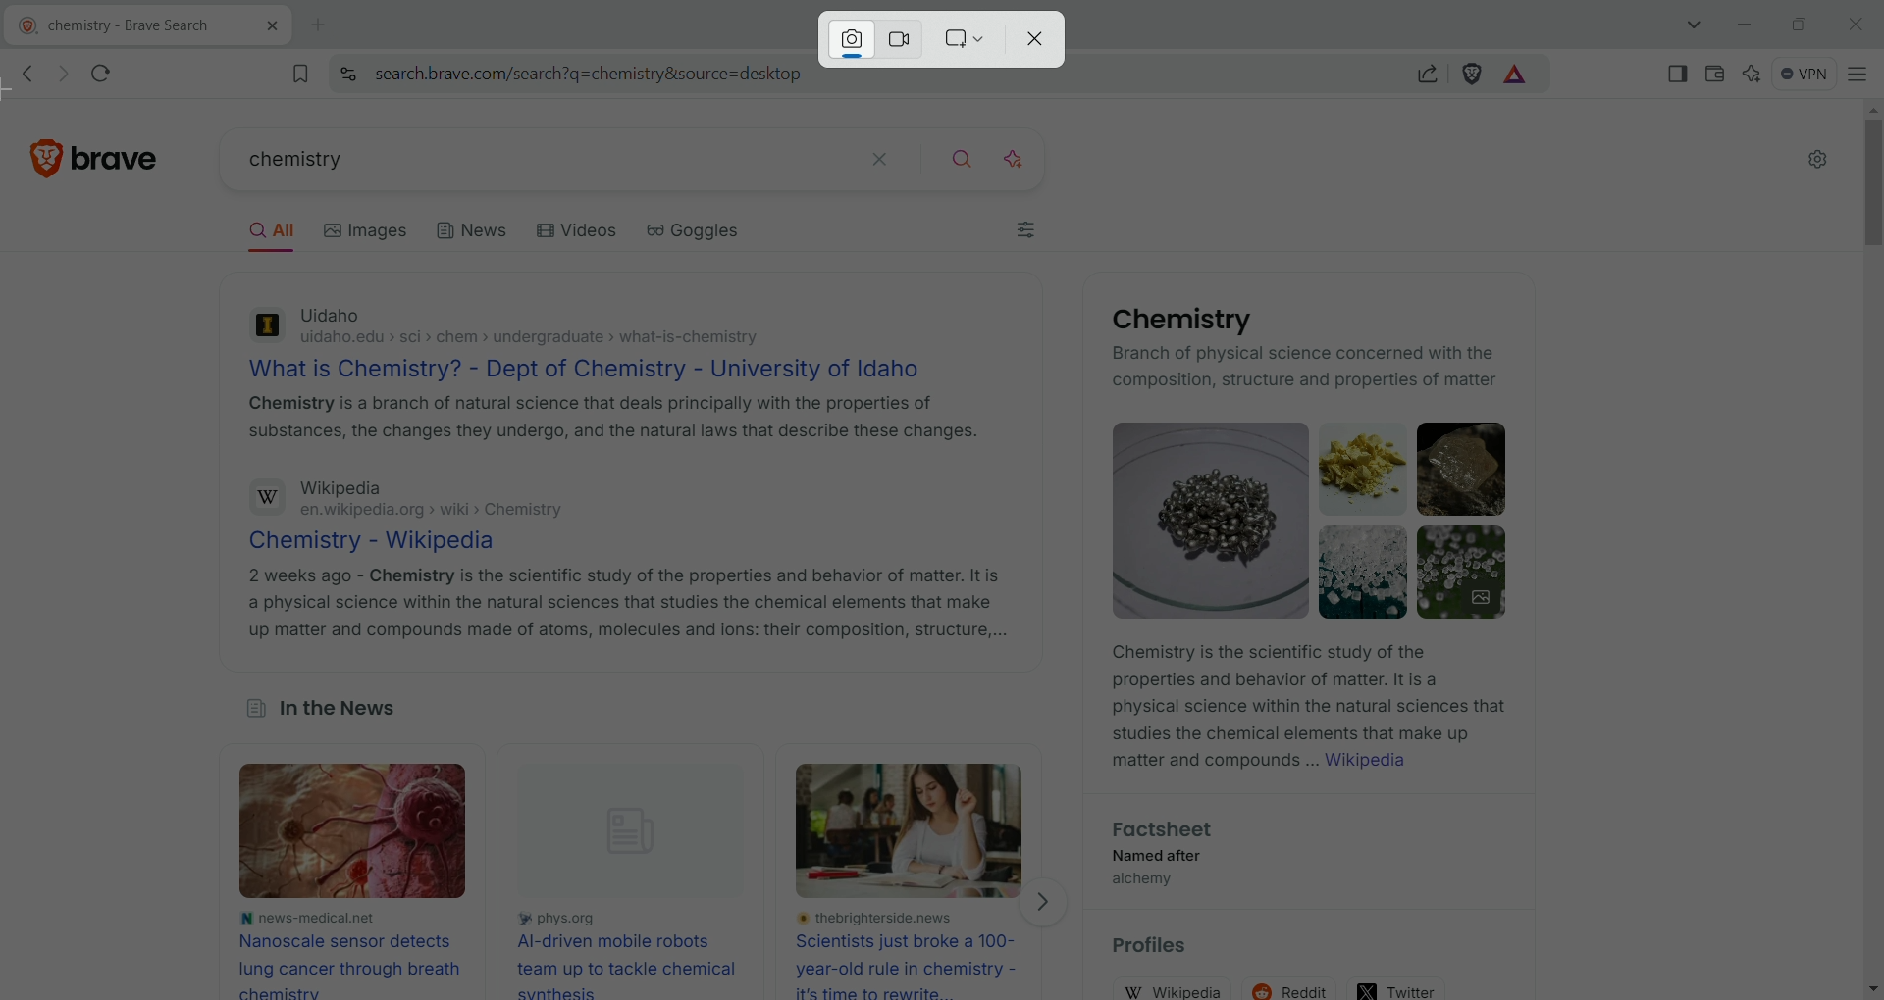 This screenshot has width=1884, height=1000. I want to click on image, so click(367, 833).